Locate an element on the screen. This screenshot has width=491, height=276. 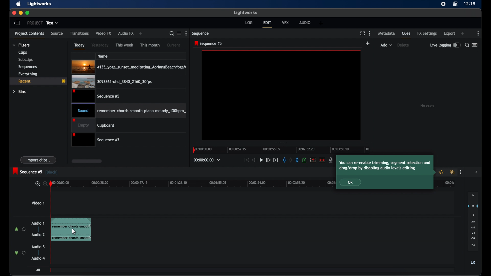
video 1 is located at coordinates (38, 203).